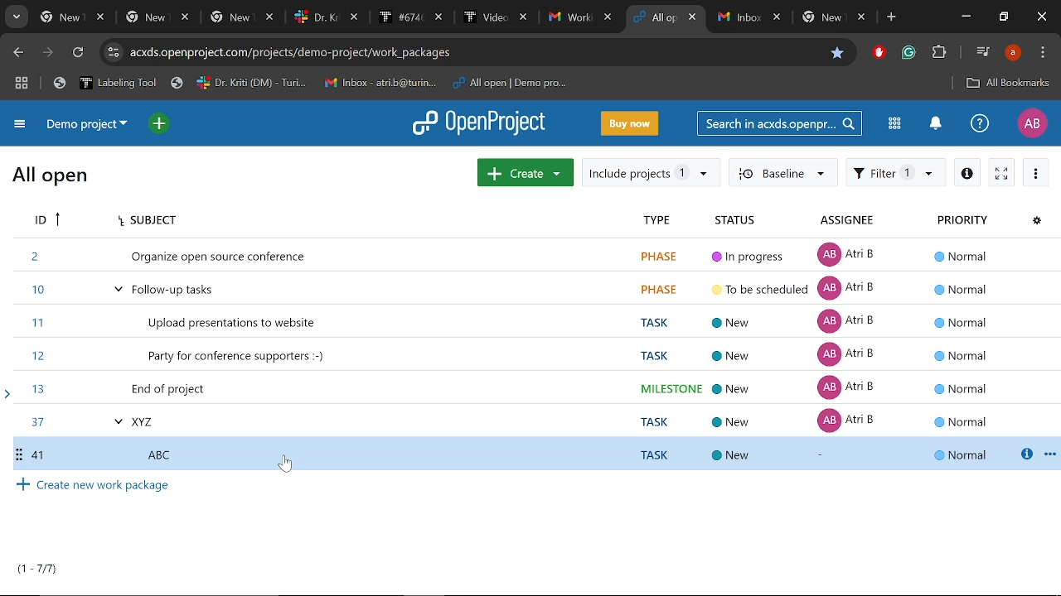 The image size is (1061, 596). I want to click on All bookmarks, so click(1009, 83).